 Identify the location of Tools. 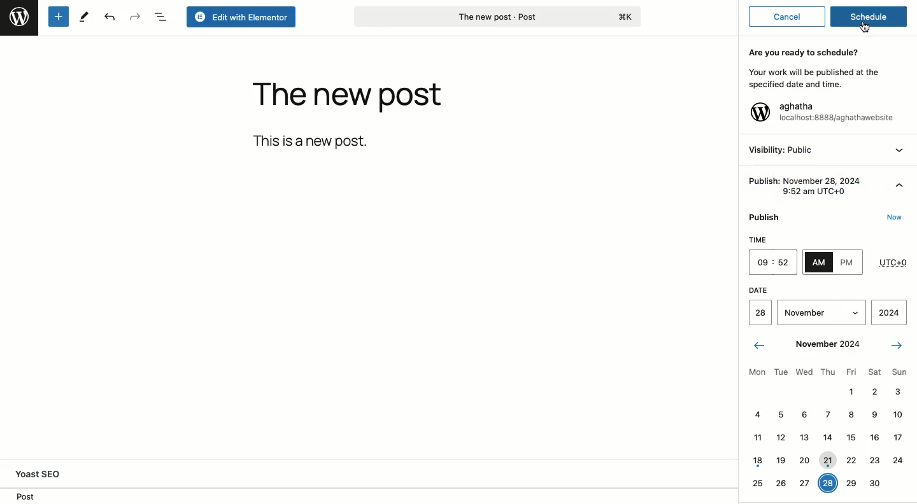
(84, 16).